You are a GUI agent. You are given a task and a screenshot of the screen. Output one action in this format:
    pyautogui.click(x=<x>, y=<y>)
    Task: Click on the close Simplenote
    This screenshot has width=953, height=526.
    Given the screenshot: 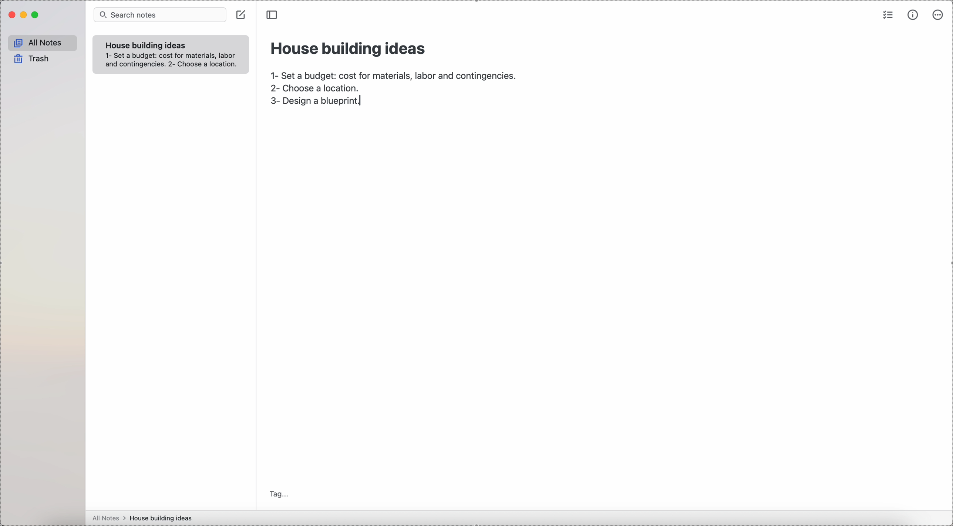 What is the action you would take?
    pyautogui.click(x=11, y=15)
    